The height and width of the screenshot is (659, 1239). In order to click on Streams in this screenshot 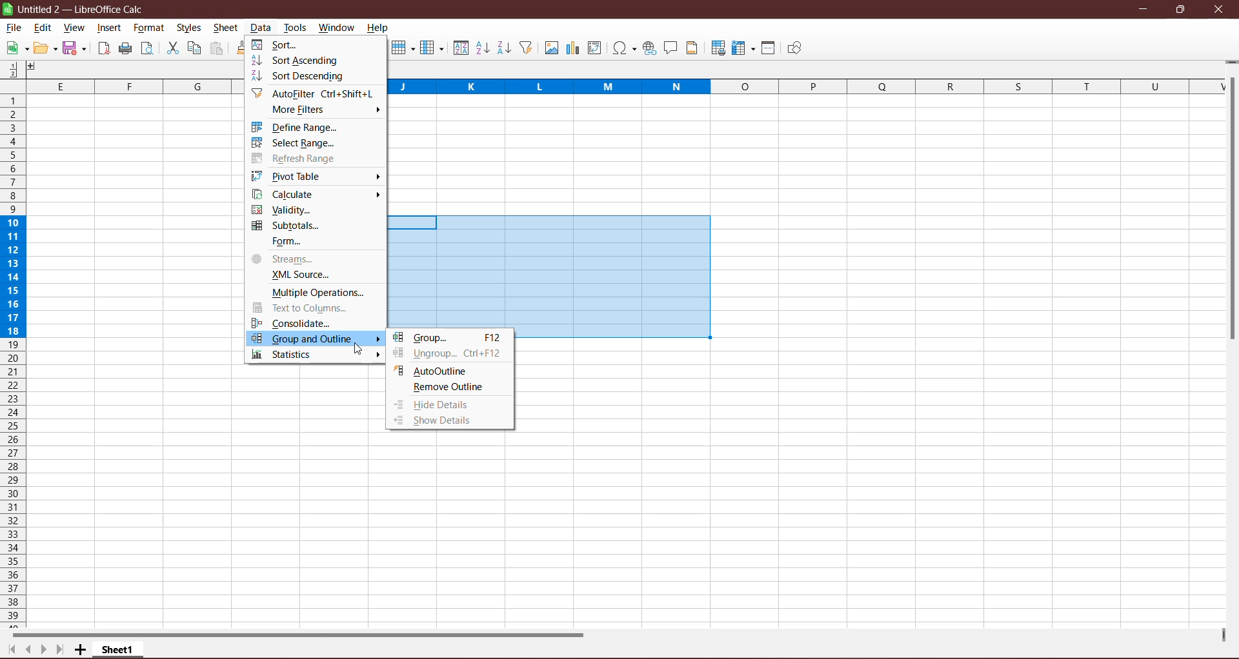, I will do `click(285, 259)`.